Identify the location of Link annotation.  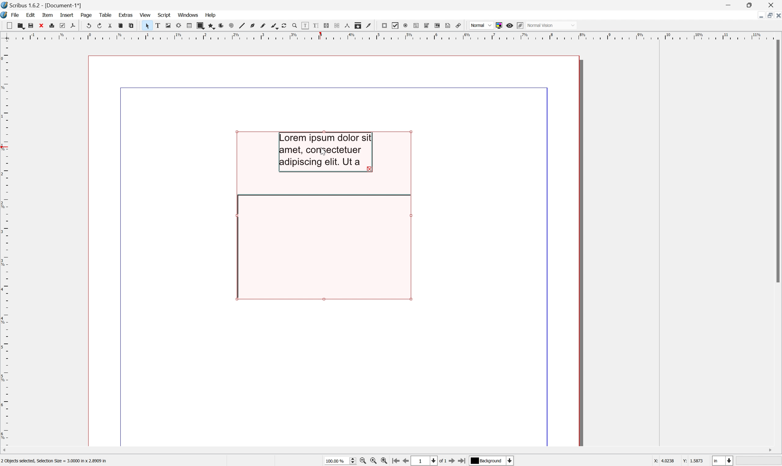
(460, 26).